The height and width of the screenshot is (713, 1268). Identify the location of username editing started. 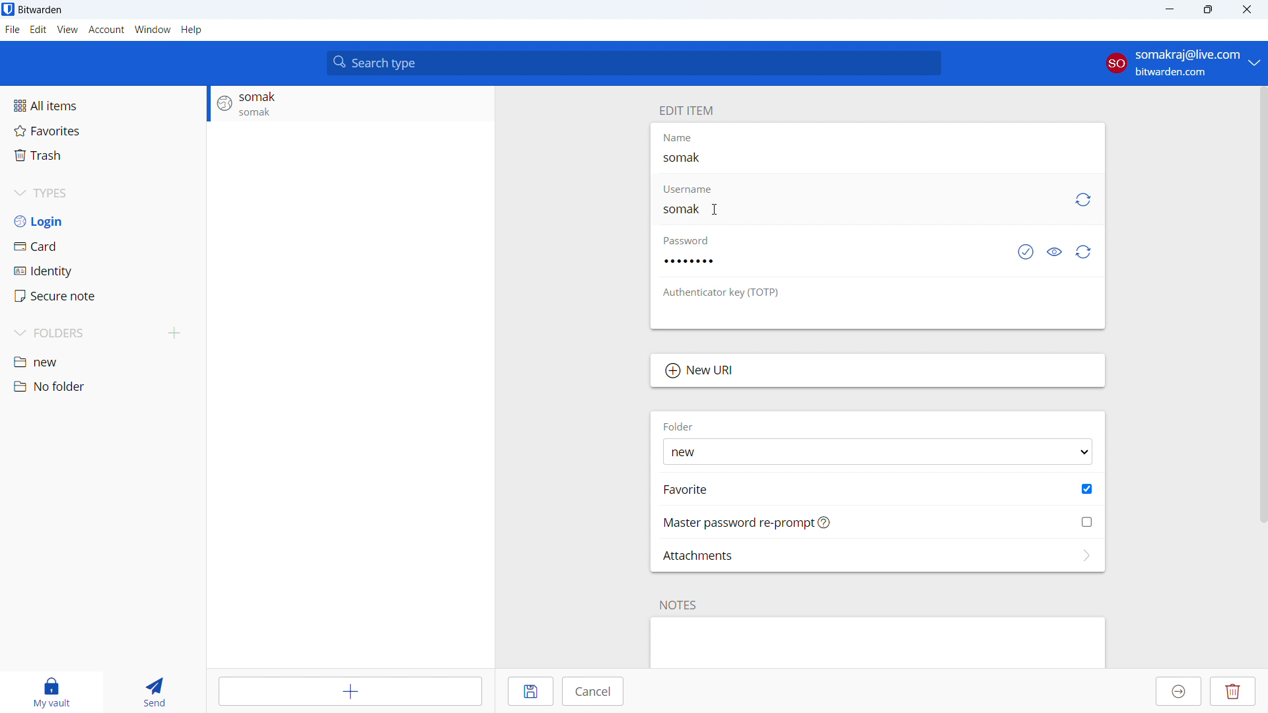
(689, 209).